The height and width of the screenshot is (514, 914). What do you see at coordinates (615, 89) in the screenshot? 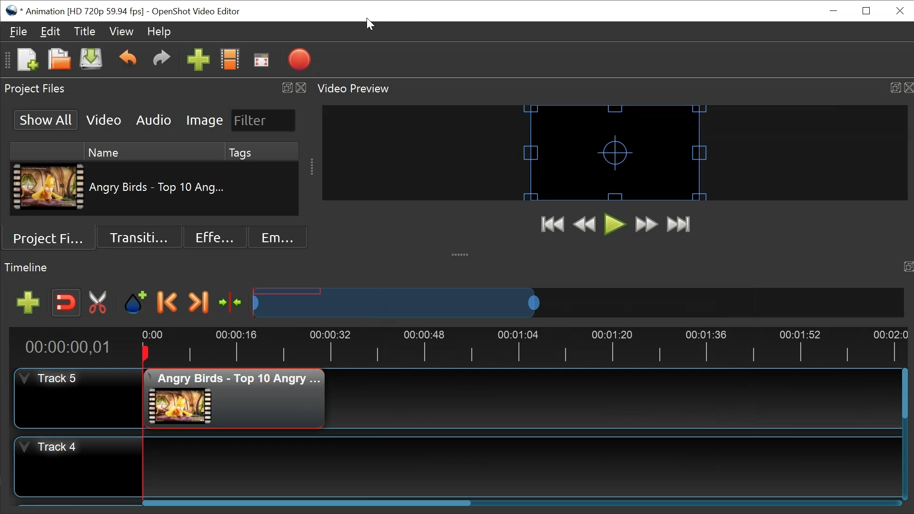
I see `Video Preview` at bounding box center [615, 89].